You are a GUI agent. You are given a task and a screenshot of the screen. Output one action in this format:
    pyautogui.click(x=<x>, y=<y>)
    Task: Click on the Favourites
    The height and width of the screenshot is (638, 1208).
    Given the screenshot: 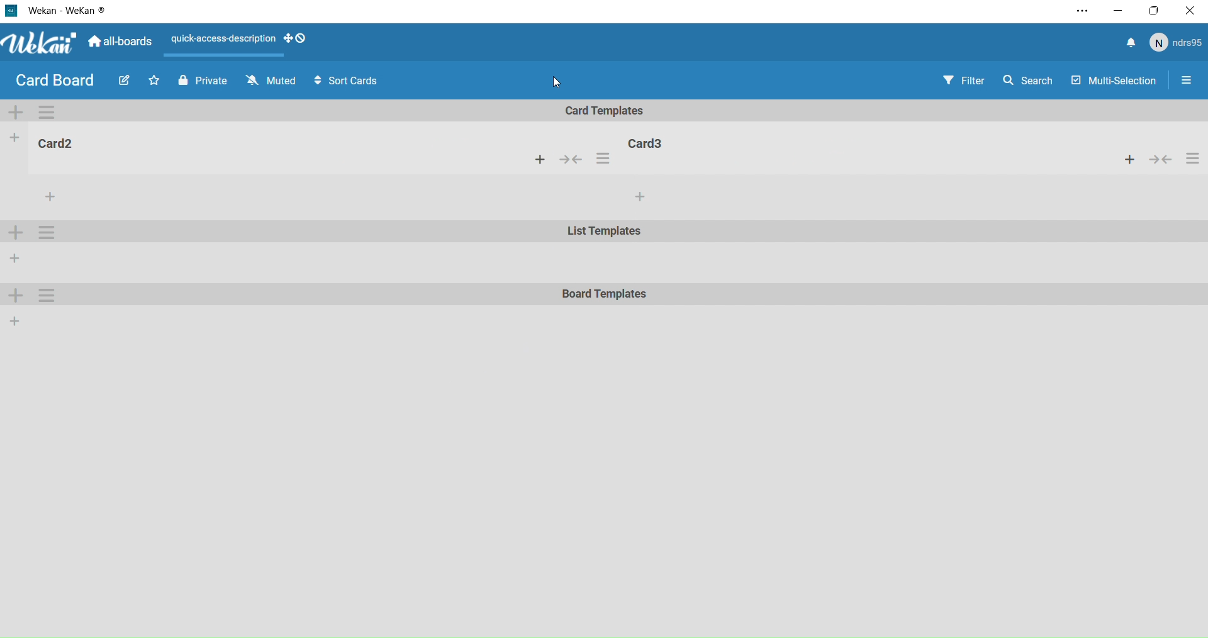 What is the action you would take?
    pyautogui.click(x=155, y=81)
    